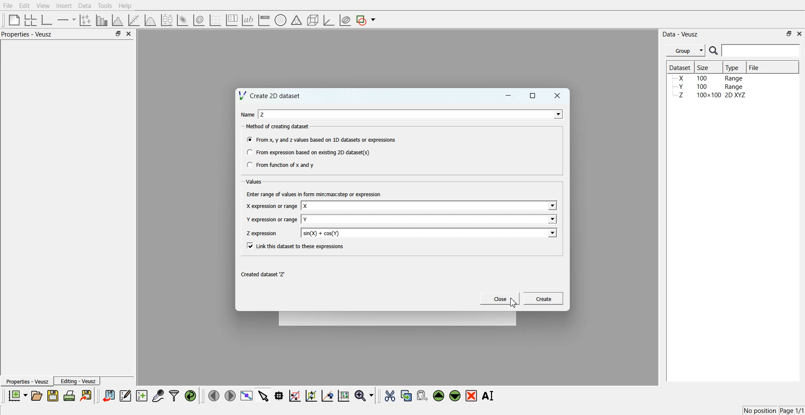  Describe the element at coordinates (174, 395) in the screenshot. I see `Filter dataset` at that location.